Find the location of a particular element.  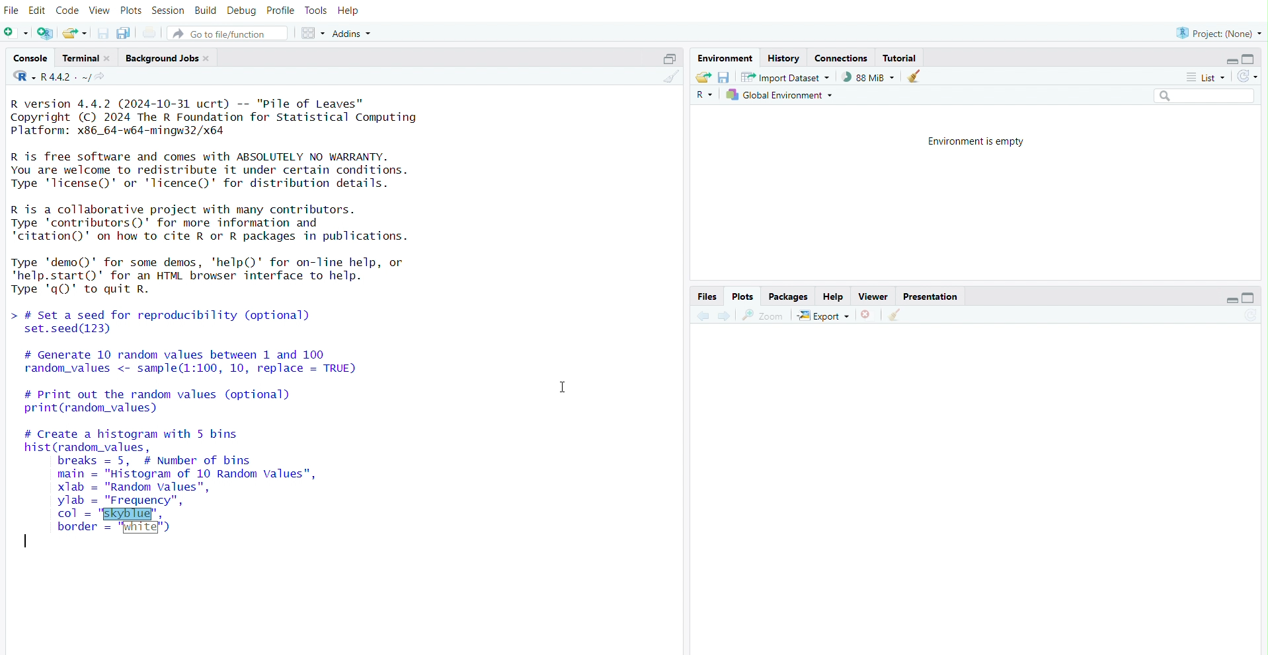

code to set a speed is located at coordinates (182, 323).